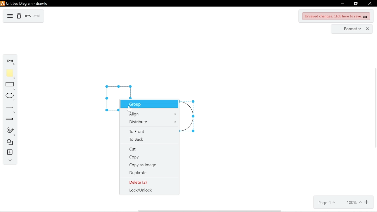 This screenshot has height=212, width=377. What do you see at coordinates (150, 104) in the screenshot?
I see `group` at bounding box center [150, 104].